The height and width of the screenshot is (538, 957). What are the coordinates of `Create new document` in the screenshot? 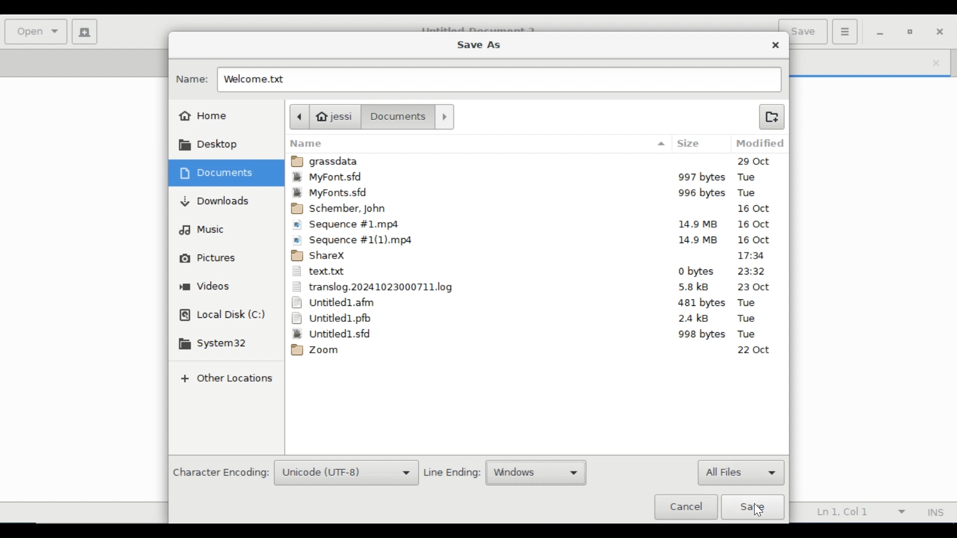 It's located at (84, 31).